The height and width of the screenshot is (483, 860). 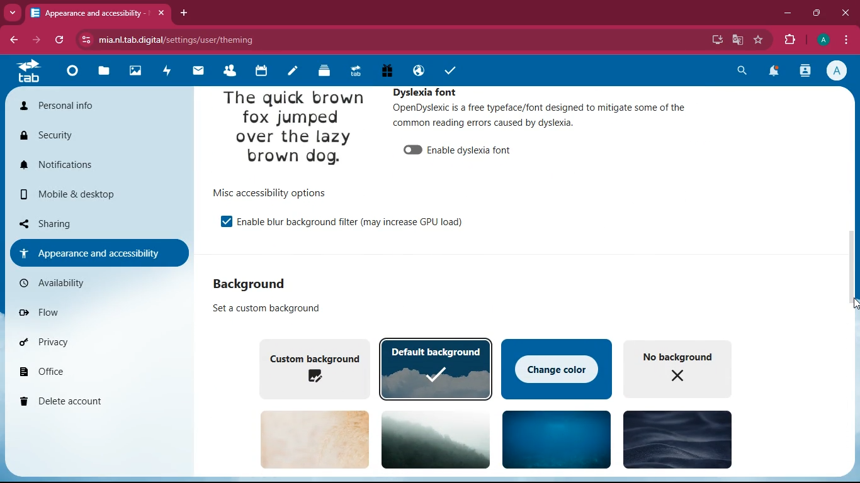 I want to click on notifications, so click(x=773, y=73).